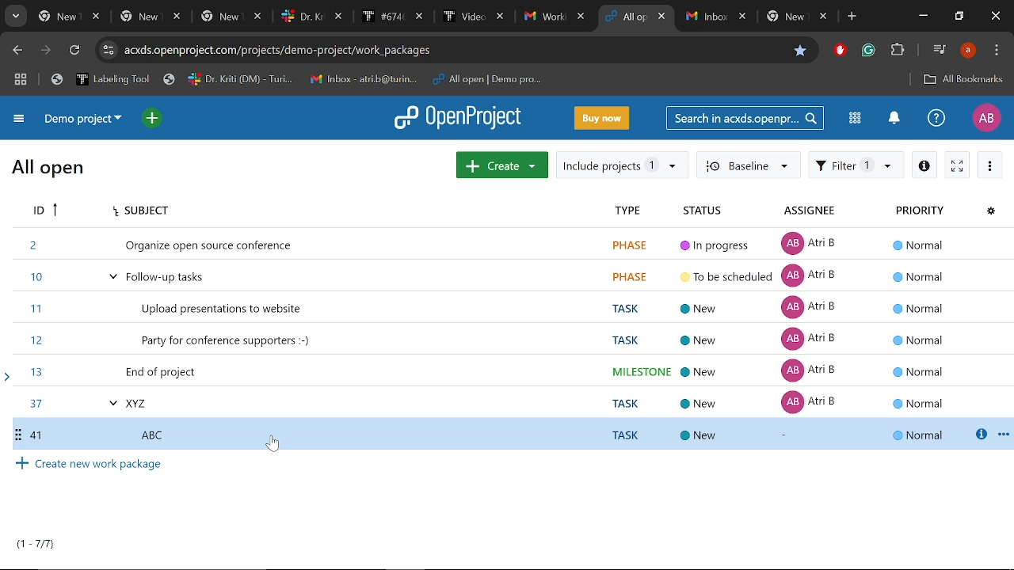 The width and height of the screenshot is (1014, 570). I want to click on Create, so click(501, 165).